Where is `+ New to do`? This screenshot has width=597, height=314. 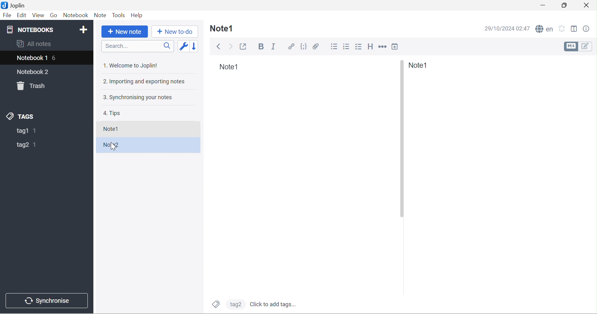 + New to do is located at coordinates (175, 32).